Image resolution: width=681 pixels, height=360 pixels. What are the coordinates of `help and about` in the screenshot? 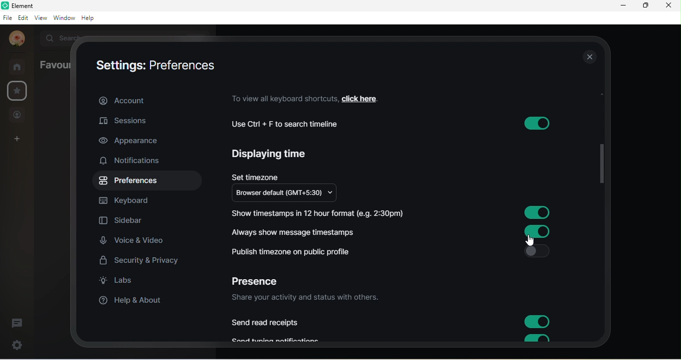 It's located at (131, 302).